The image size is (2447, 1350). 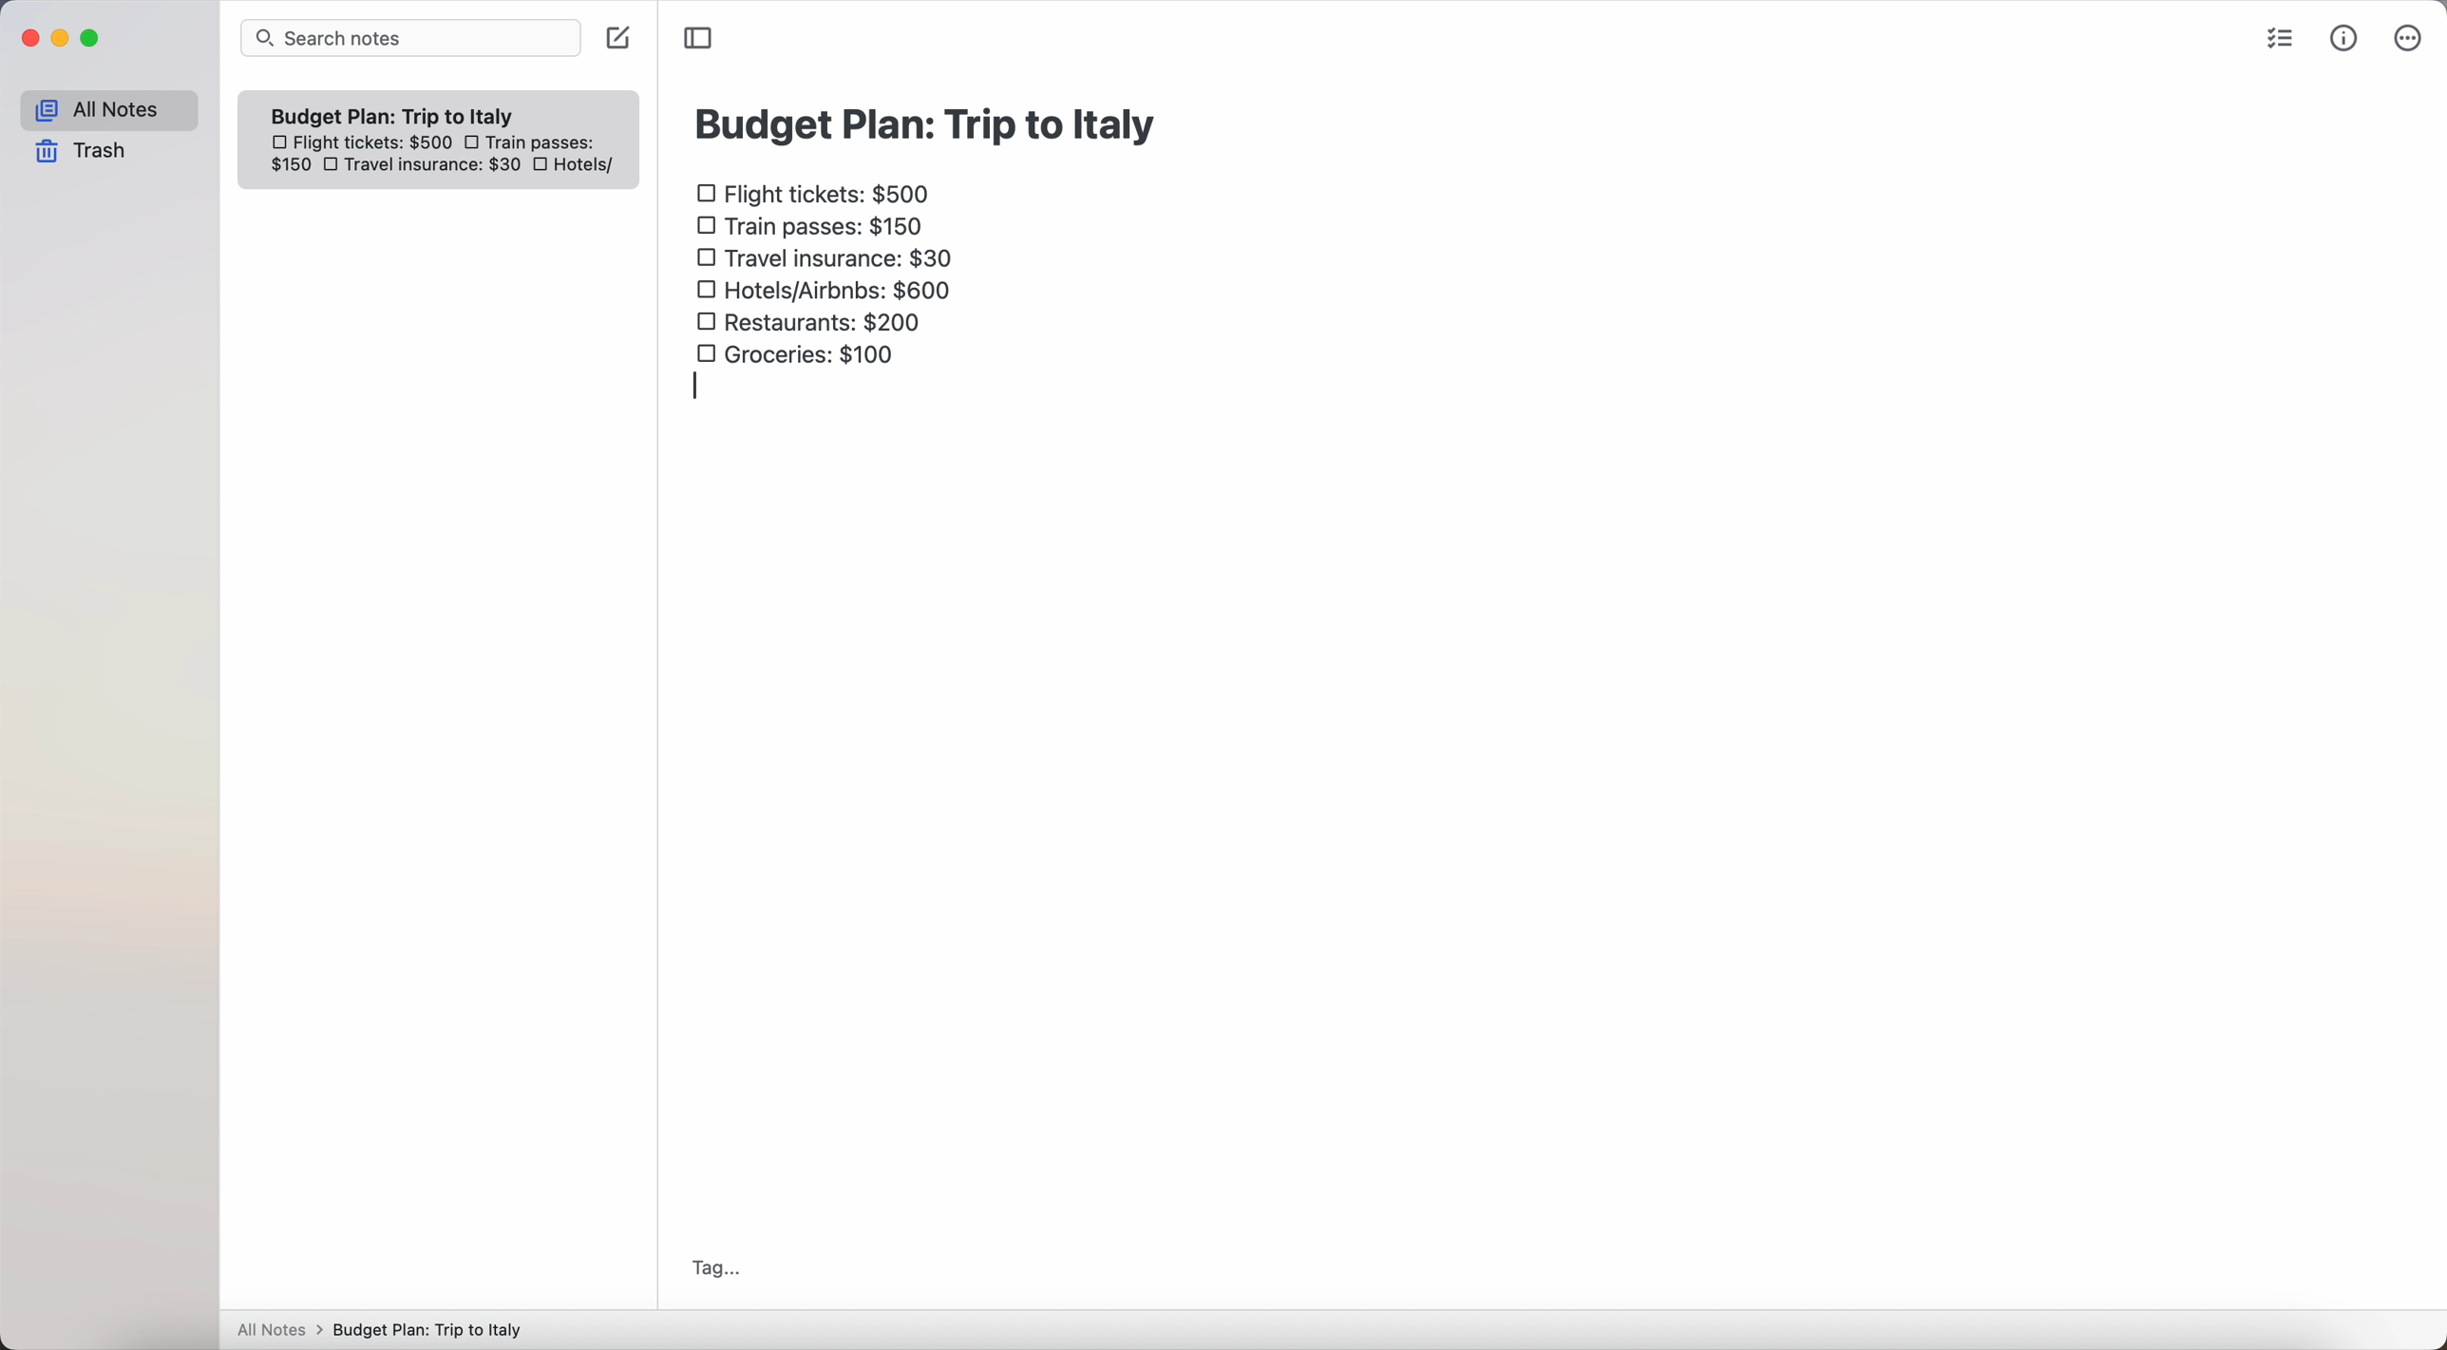 I want to click on Budget plan trip to Italy note, so click(x=395, y=115).